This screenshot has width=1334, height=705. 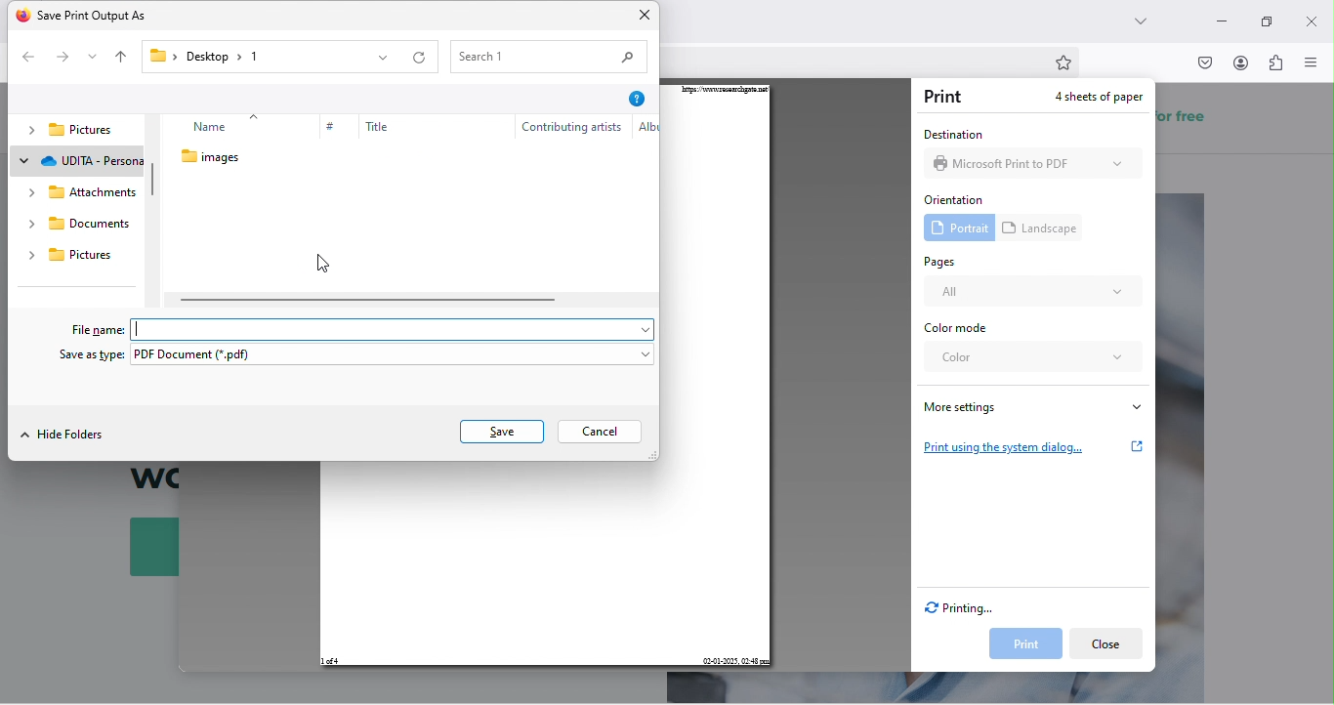 I want to click on save print output as, so click(x=89, y=18).